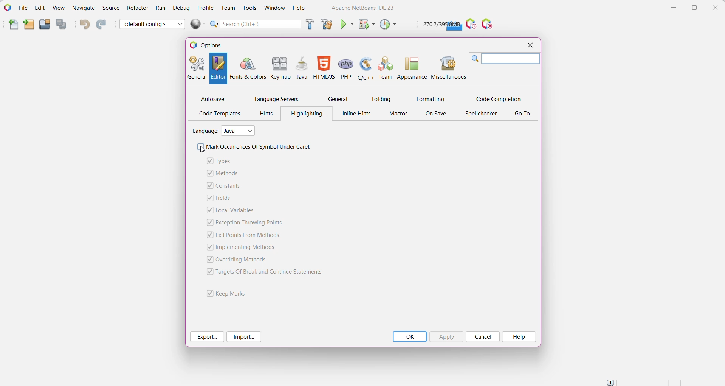 This screenshot has height=386, width=725. What do you see at coordinates (209, 185) in the screenshot?
I see `checkbox` at bounding box center [209, 185].